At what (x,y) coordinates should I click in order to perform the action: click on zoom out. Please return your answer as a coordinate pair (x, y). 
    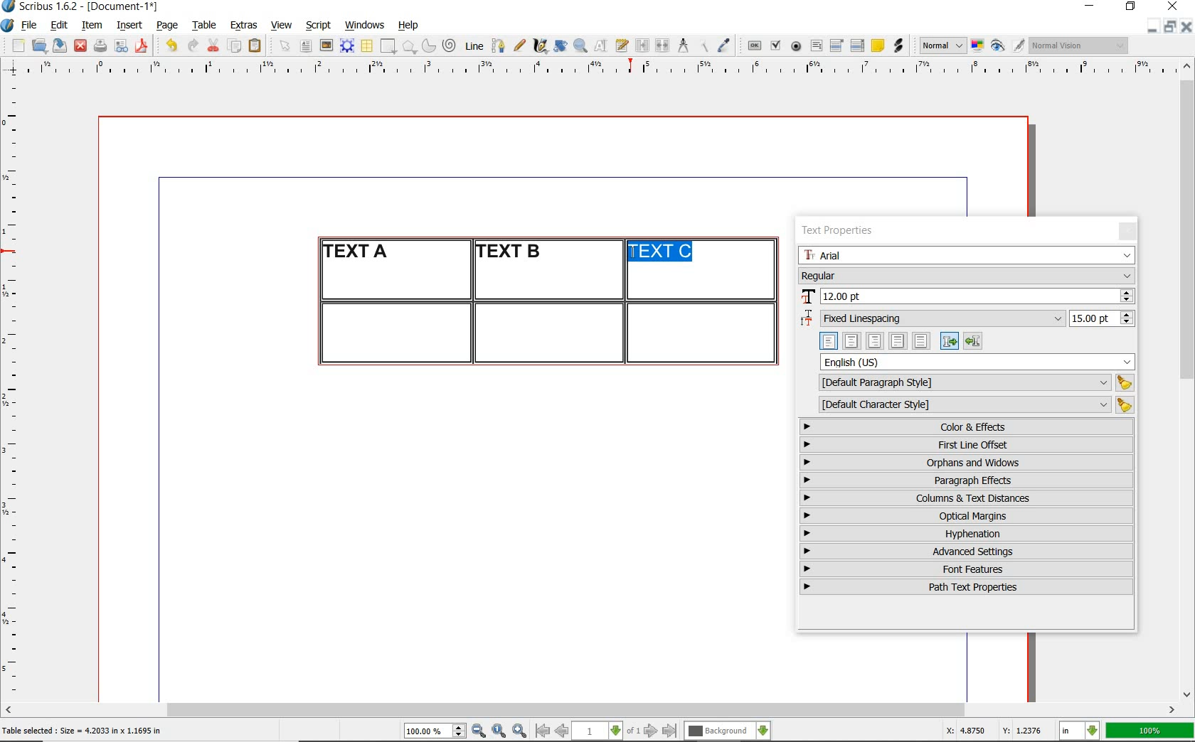
    Looking at the image, I should click on (479, 731).